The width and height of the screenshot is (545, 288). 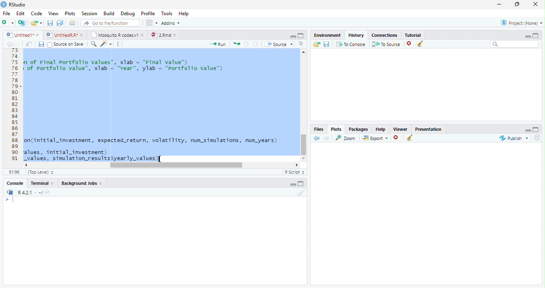 What do you see at coordinates (386, 44) in the screenshot?
I see `To Source` at bounding box center [386, 44].